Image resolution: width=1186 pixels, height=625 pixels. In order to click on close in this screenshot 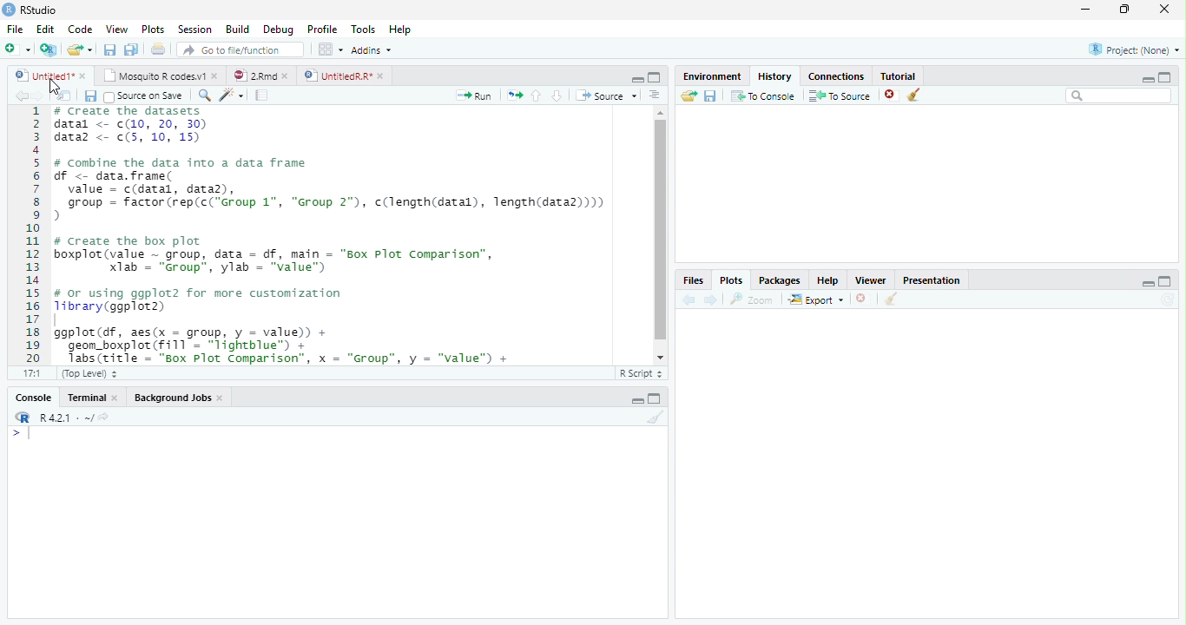, I will do `click(285, 76)`.